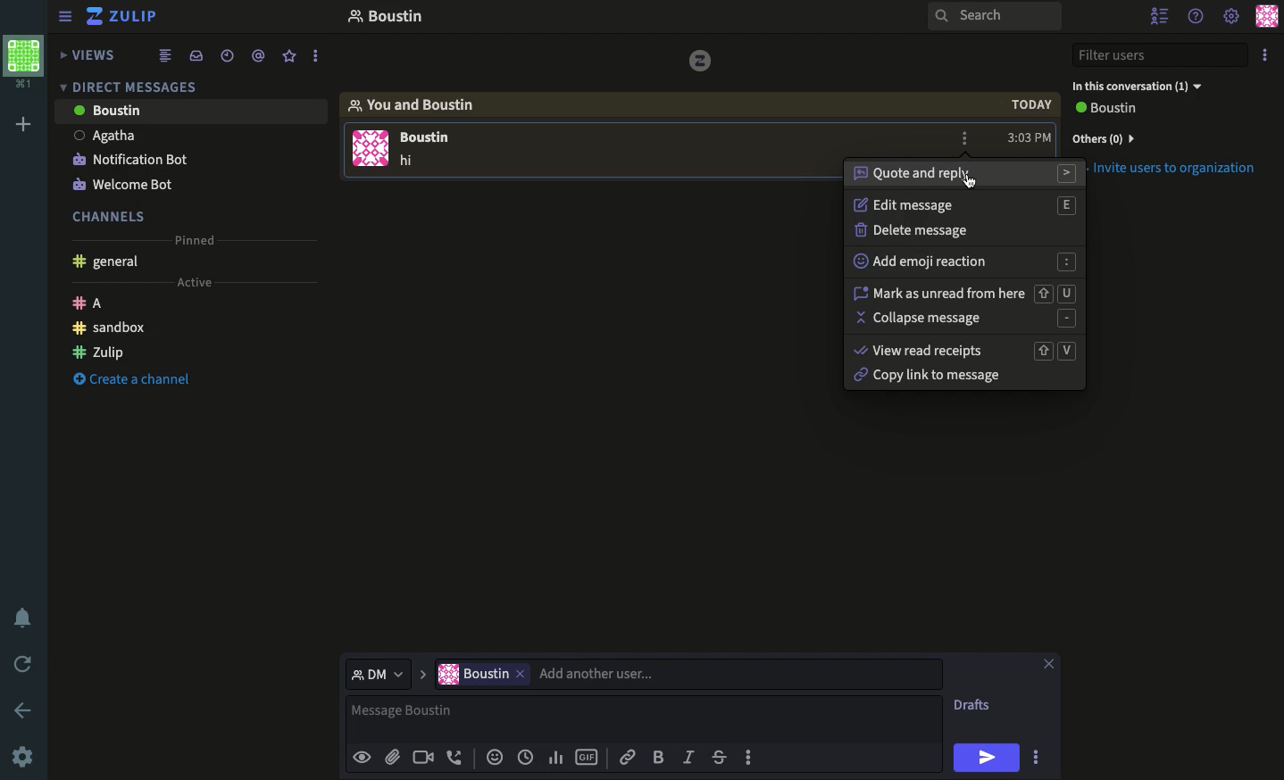  I want to click on General, so click(109, 261).